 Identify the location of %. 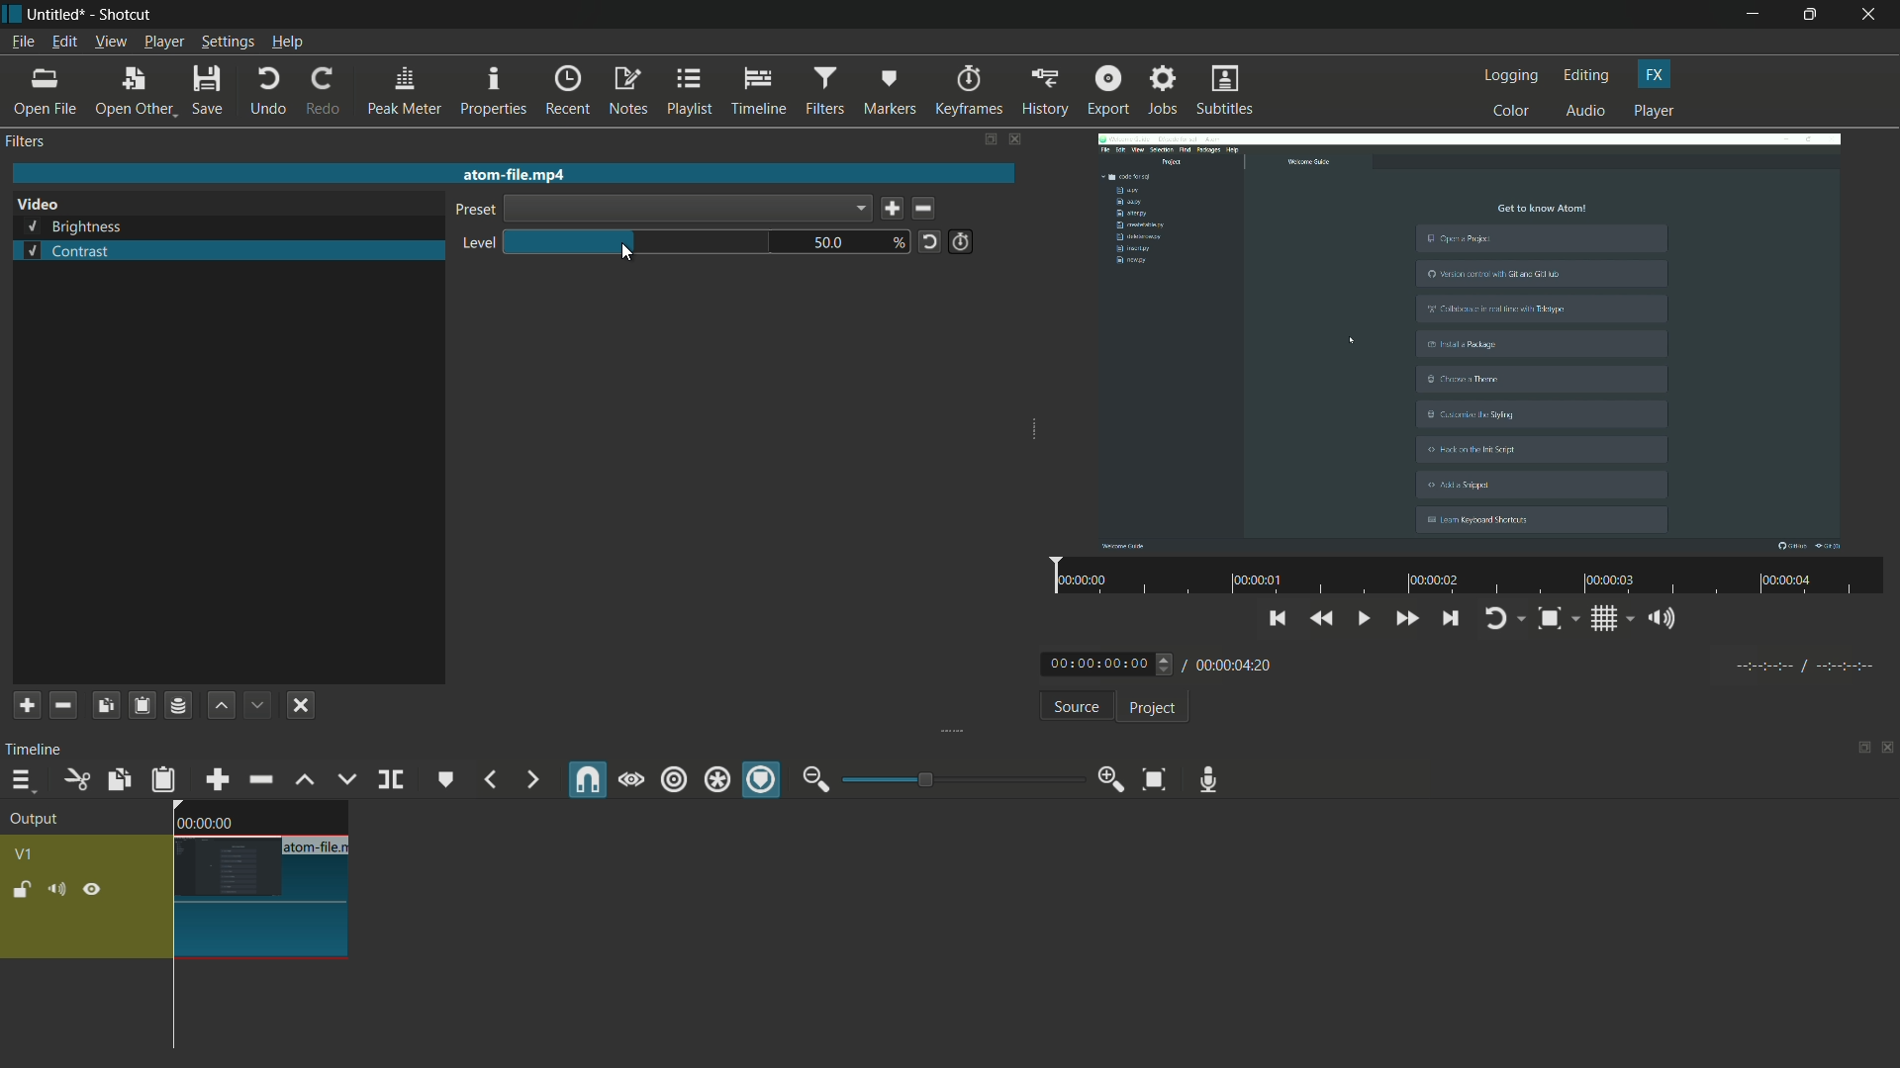
(900, 241).